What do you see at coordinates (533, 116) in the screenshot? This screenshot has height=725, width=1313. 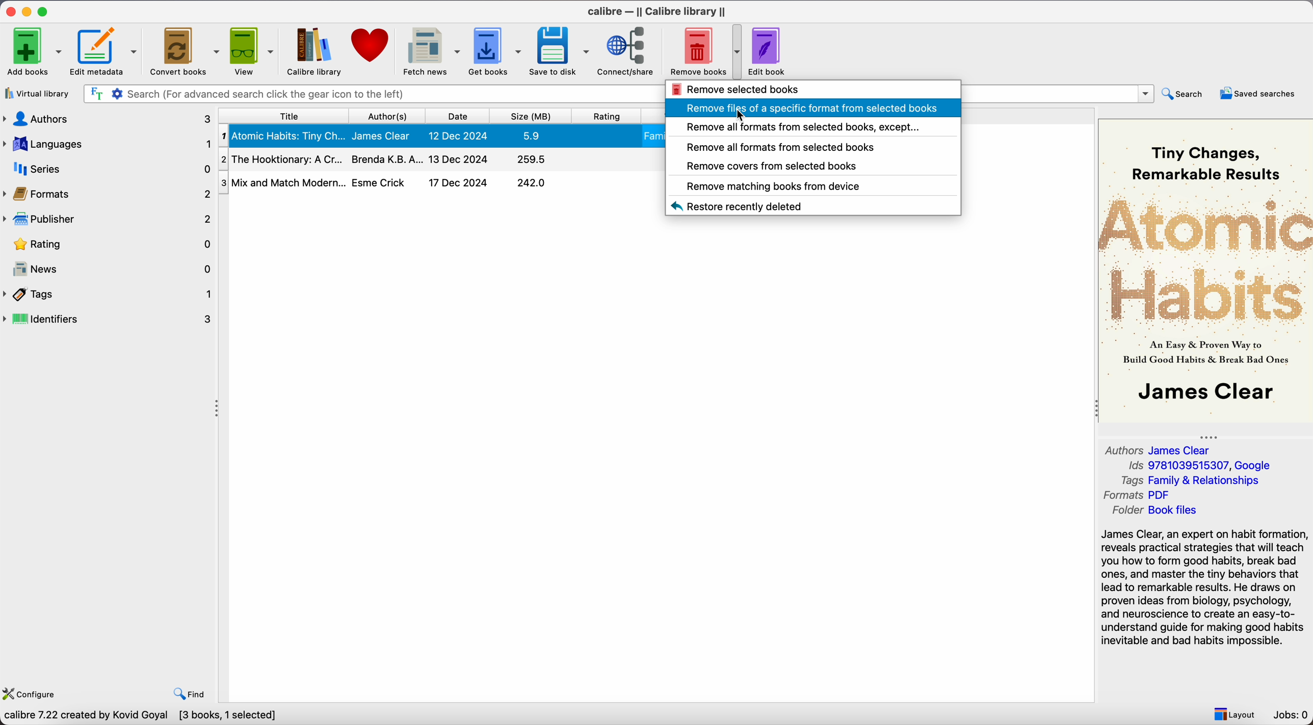 I see `size` at bounding box center [533, 116].